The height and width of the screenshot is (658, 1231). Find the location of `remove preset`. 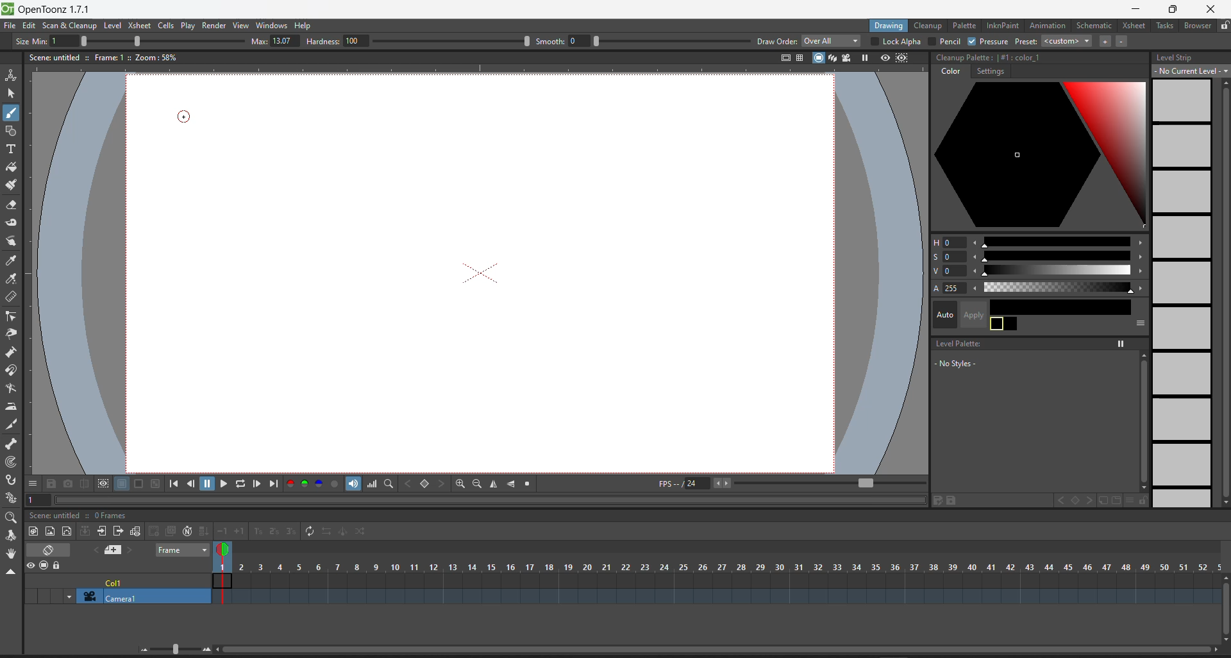

remove preset is located at coordinates (1124, 42).